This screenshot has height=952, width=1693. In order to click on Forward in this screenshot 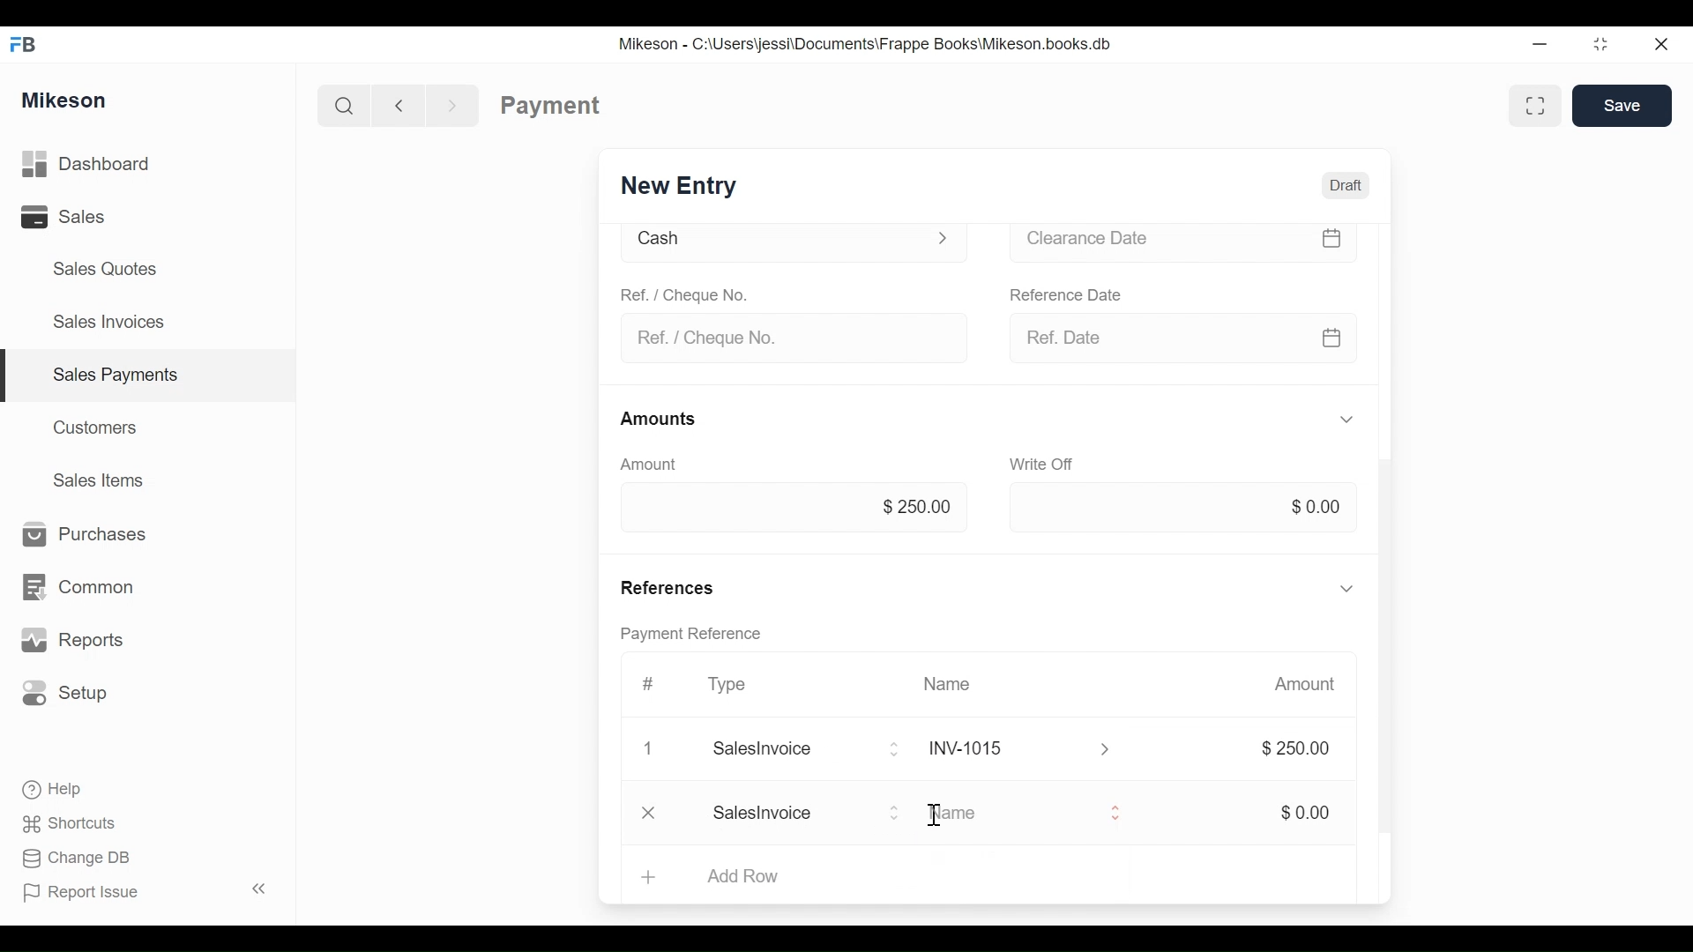, I will do `click(459, 104)`.